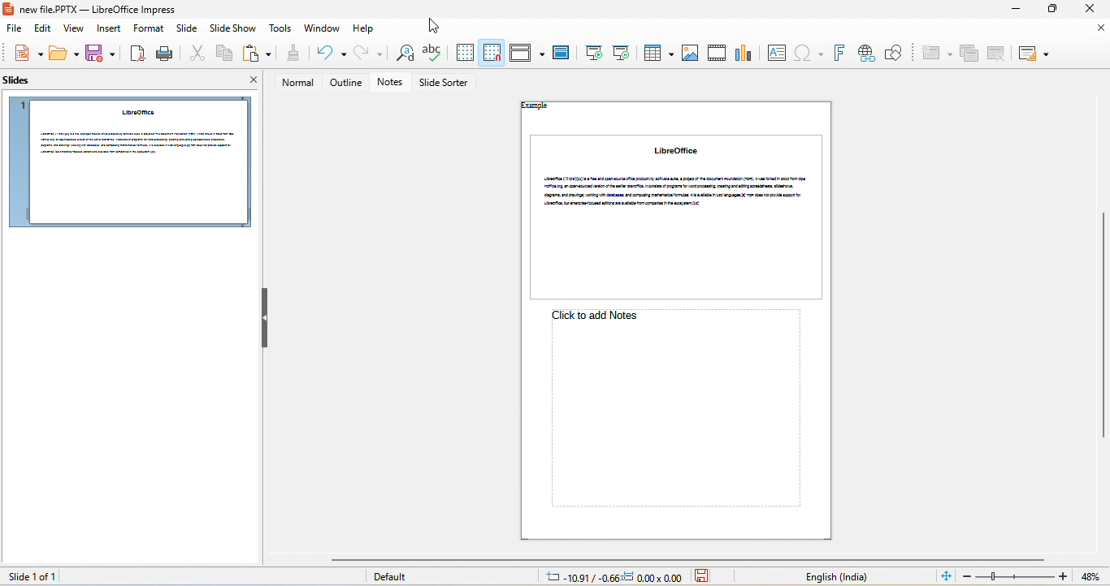 This screenshot has width=1110, height=586. Describe the element at coordinates (396, 578) in the screenshot. I see `default` at that location.